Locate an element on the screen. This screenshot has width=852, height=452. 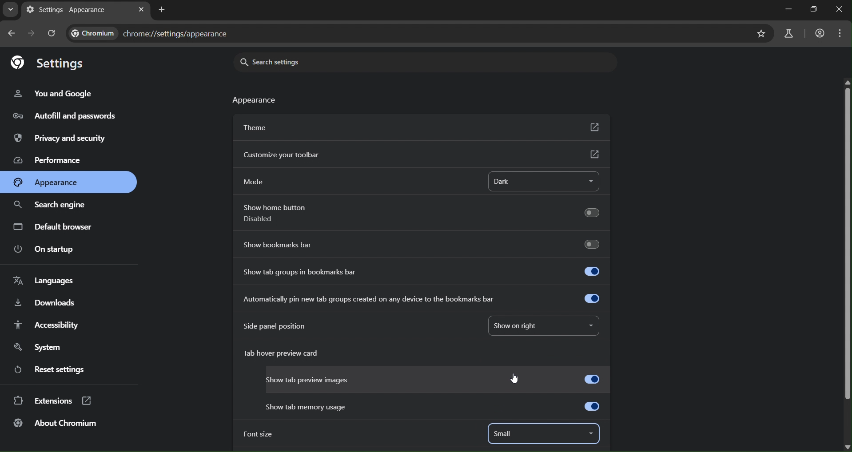
theme is located at coordinates (421, 127).